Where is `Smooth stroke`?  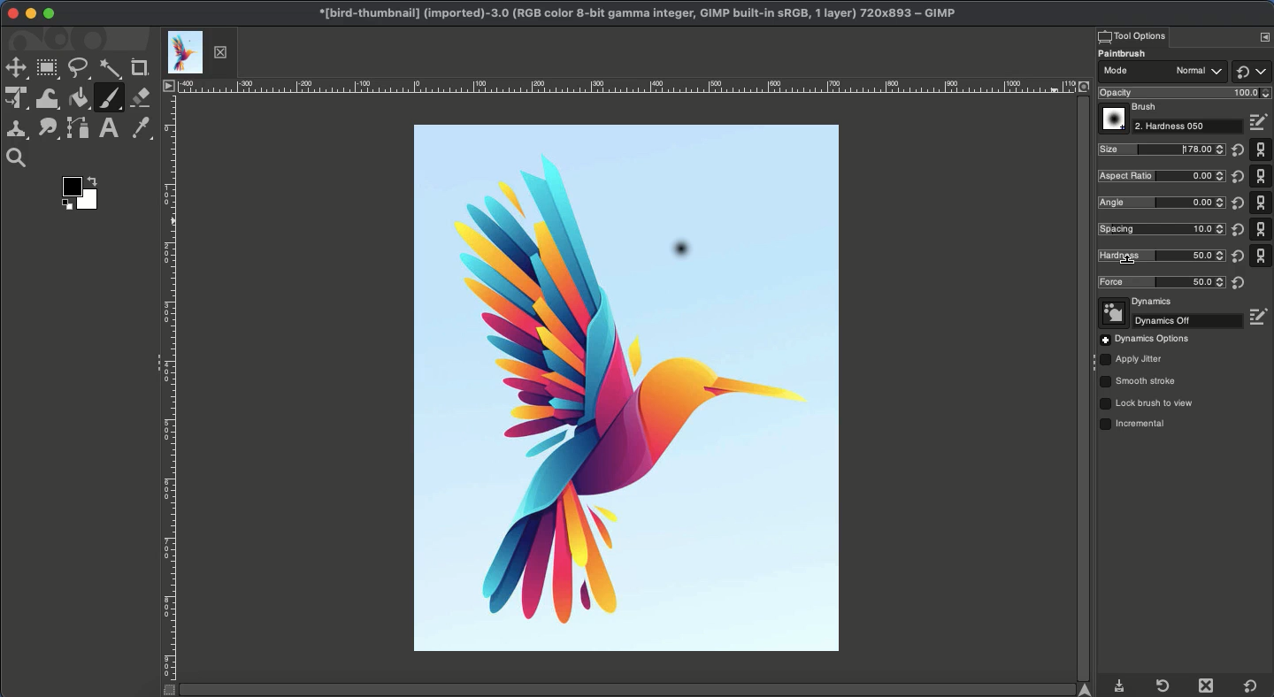 Smooth stroke is located at coordinates (1139, 382).